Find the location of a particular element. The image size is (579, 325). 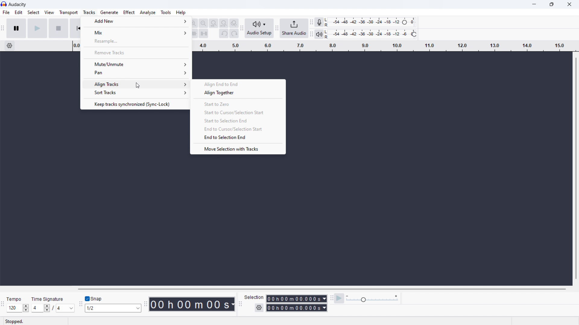

Audacity is located at coordinates (18, 4).